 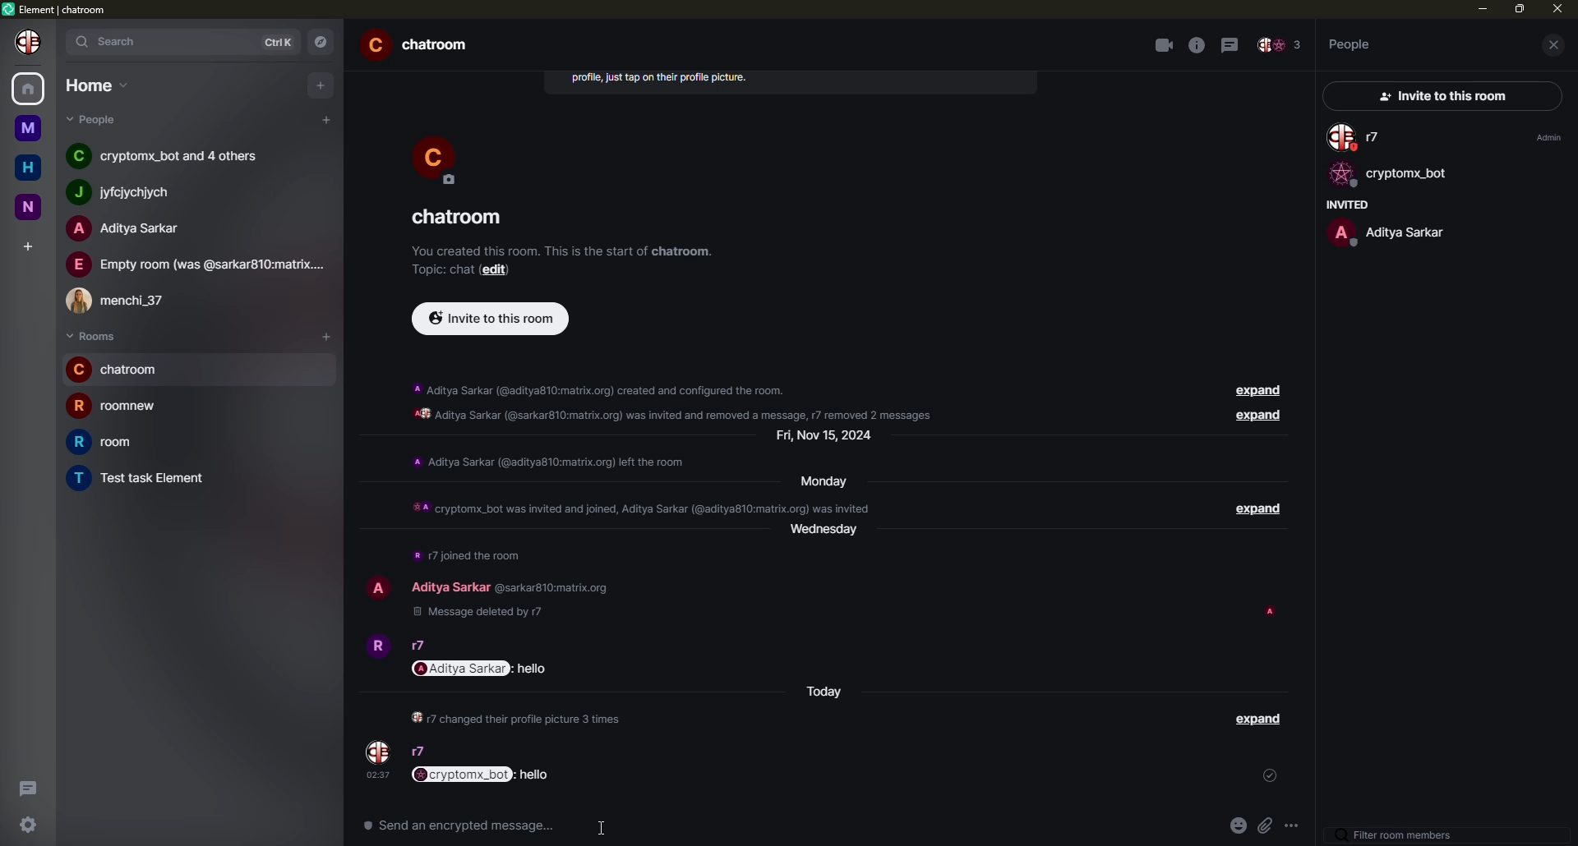 I want to click on info, so click(x=682, y=401).